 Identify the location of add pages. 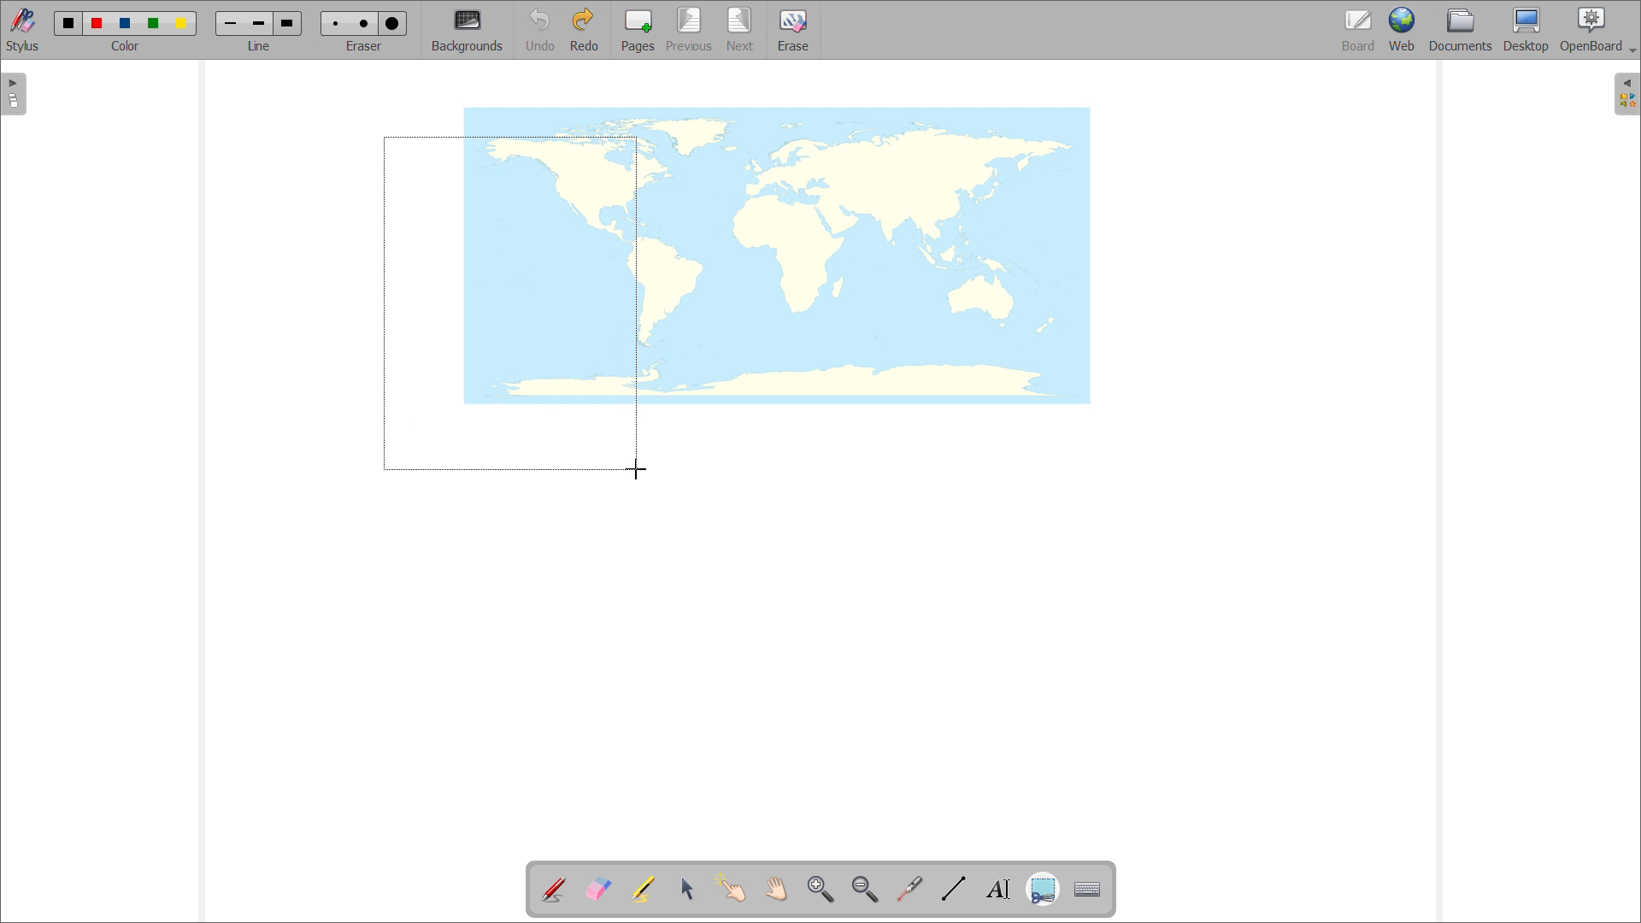
(638, 30).